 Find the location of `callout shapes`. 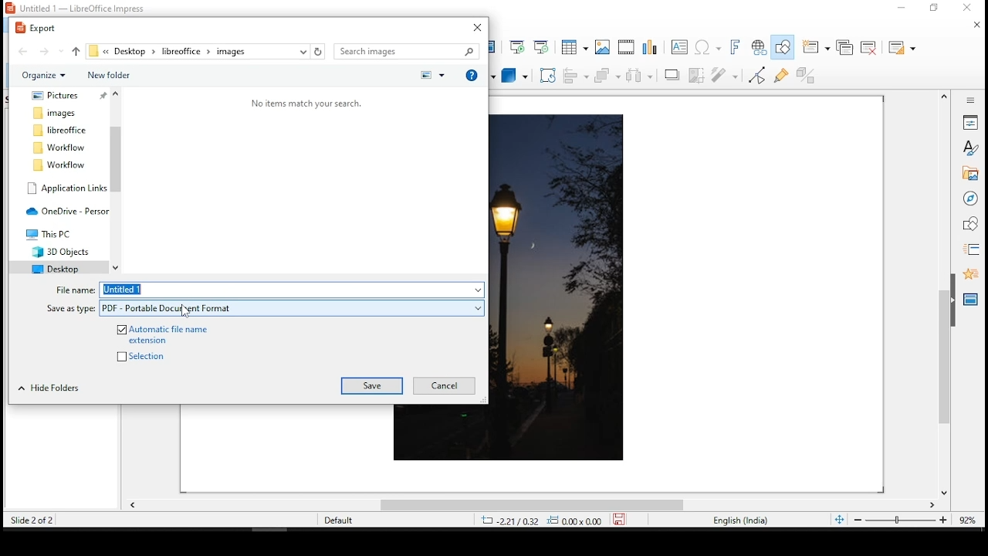

callout shapes is located at coordinates (450, 75).